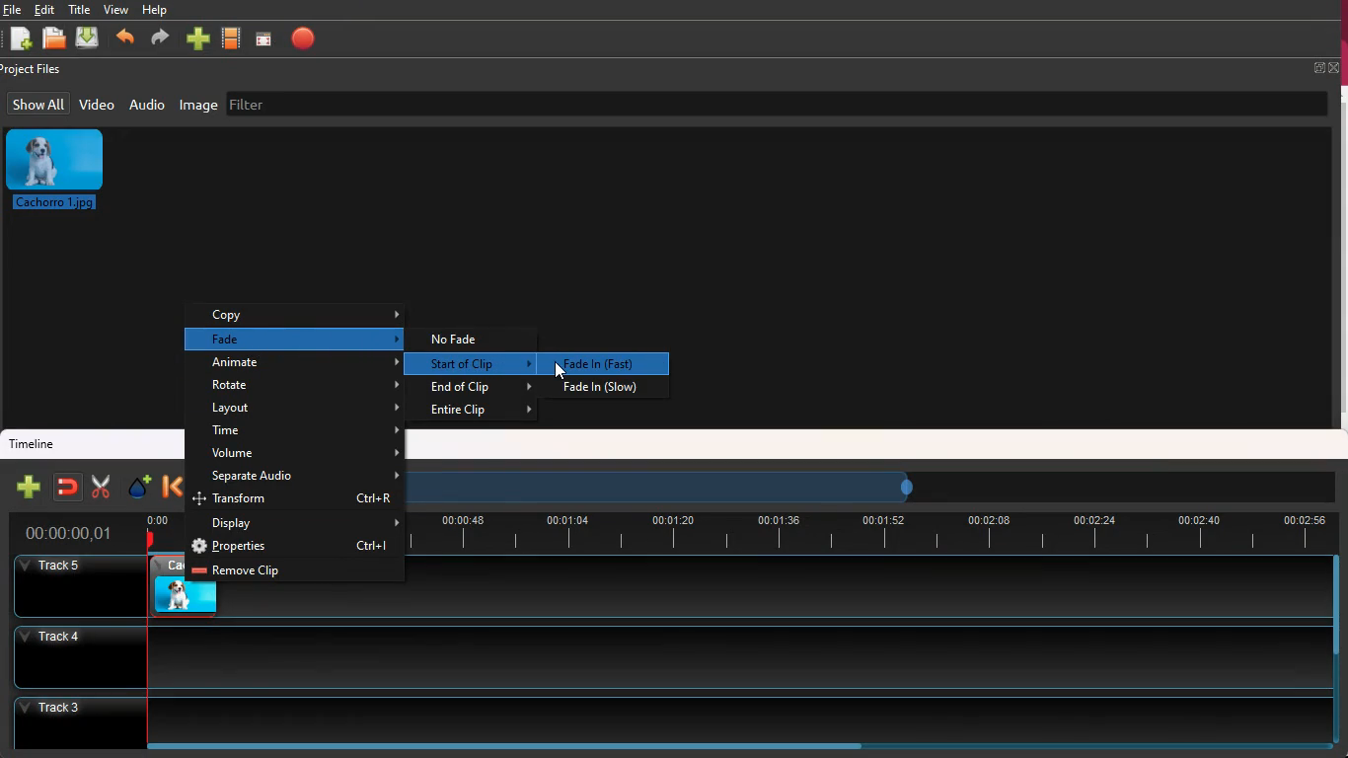 This screenshot has width=1348, height=758. What do you see at coordinates (292, 571) in the screenshot?
I see `remove clip` at bounding box center [292, 571].